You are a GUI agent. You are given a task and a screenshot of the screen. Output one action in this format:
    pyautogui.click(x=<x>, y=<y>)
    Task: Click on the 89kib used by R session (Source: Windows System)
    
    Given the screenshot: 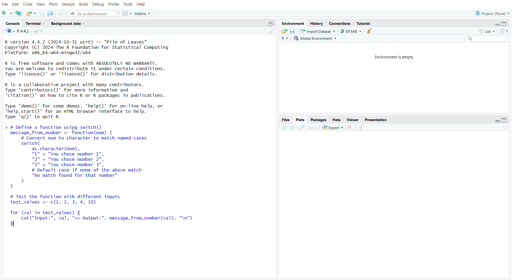 What is the action you would take?
    pyautogui.click(x=350, y=31)
    